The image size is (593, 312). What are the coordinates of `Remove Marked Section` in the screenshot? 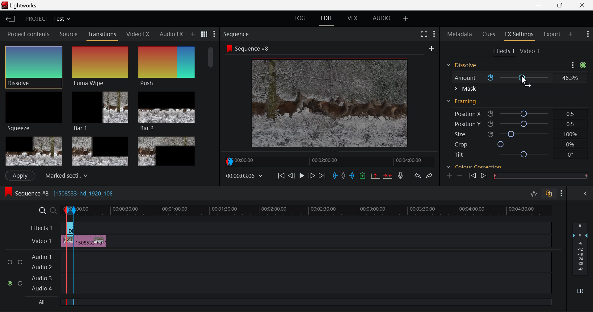 It's located at (376, 175).